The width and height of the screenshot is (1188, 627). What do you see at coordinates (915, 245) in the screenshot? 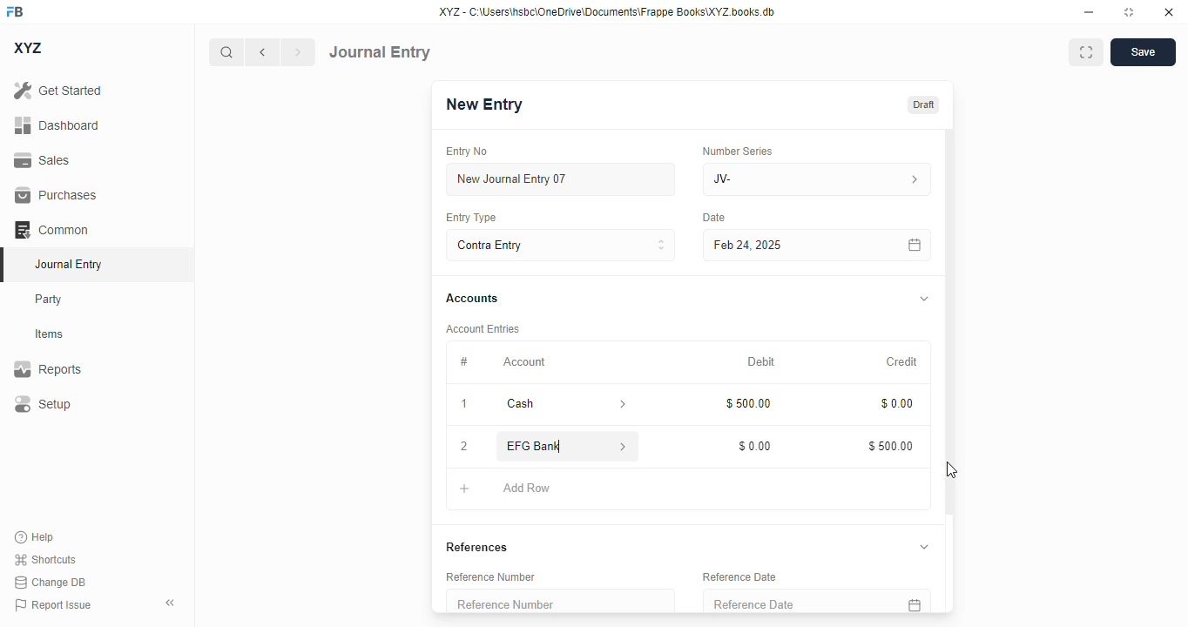
I see `calendar icon` at bounding box center [915, 245].